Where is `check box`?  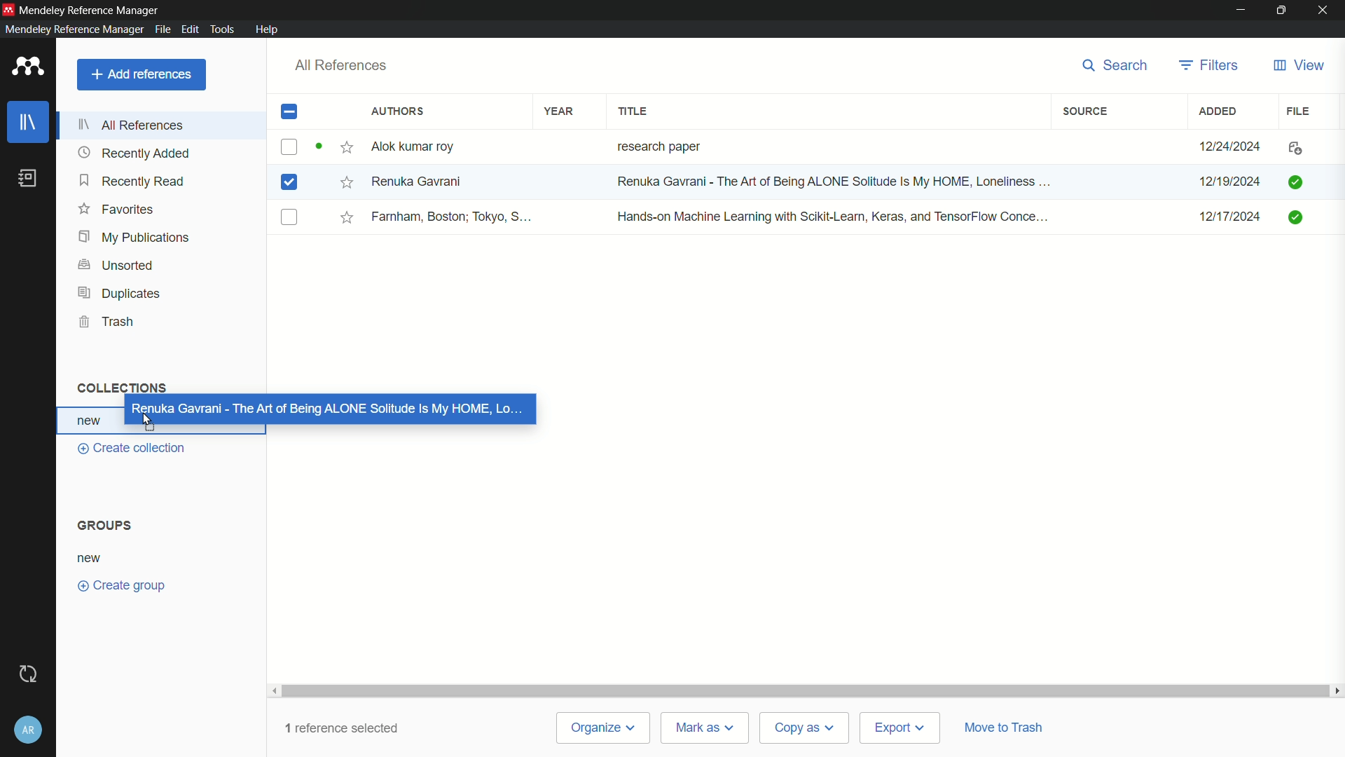
check box is located at coordinates (291, 112).